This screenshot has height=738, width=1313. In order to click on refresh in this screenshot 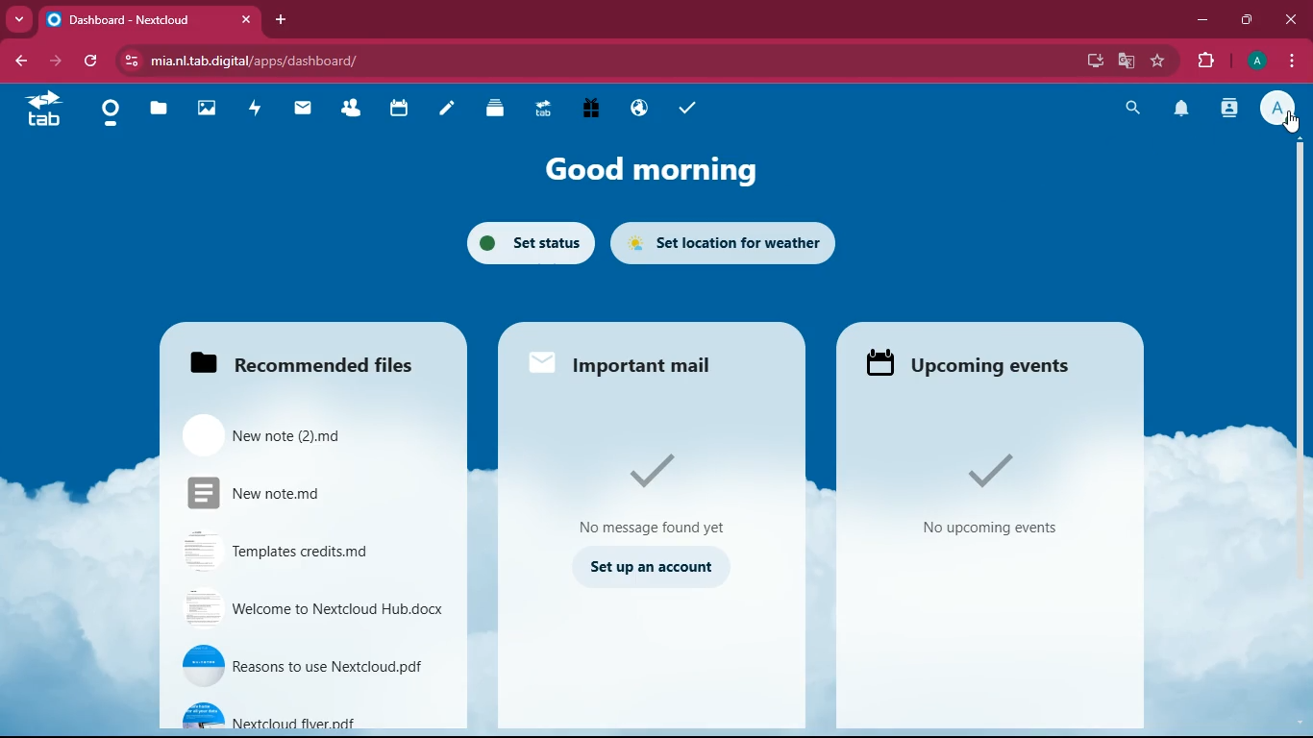, I will do `click(90, 61)`.